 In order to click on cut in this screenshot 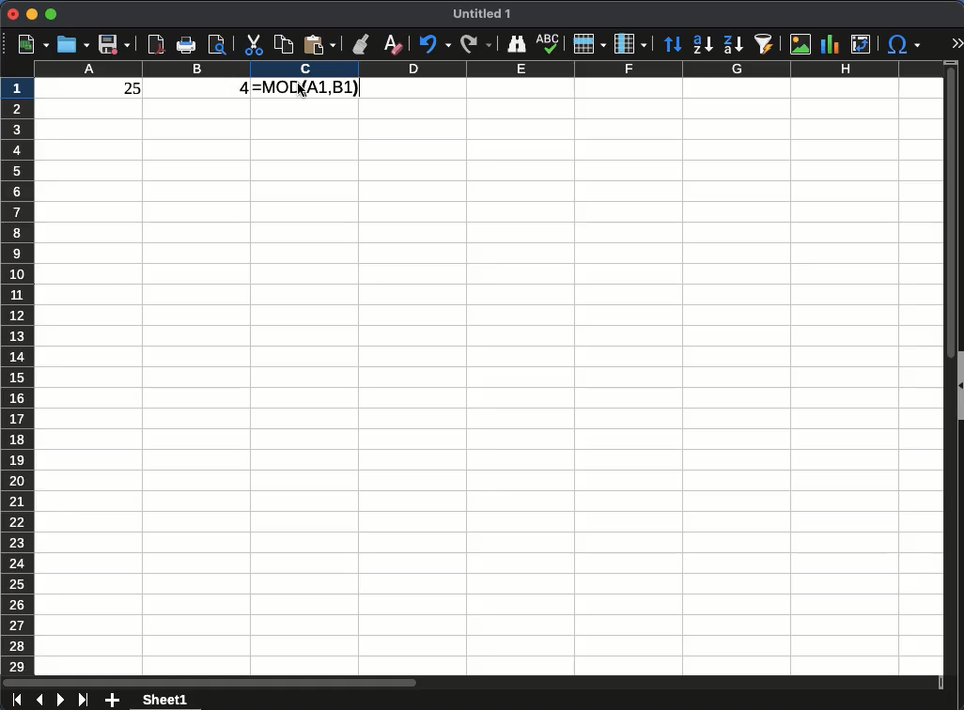, I will do `click(253, 46)`.